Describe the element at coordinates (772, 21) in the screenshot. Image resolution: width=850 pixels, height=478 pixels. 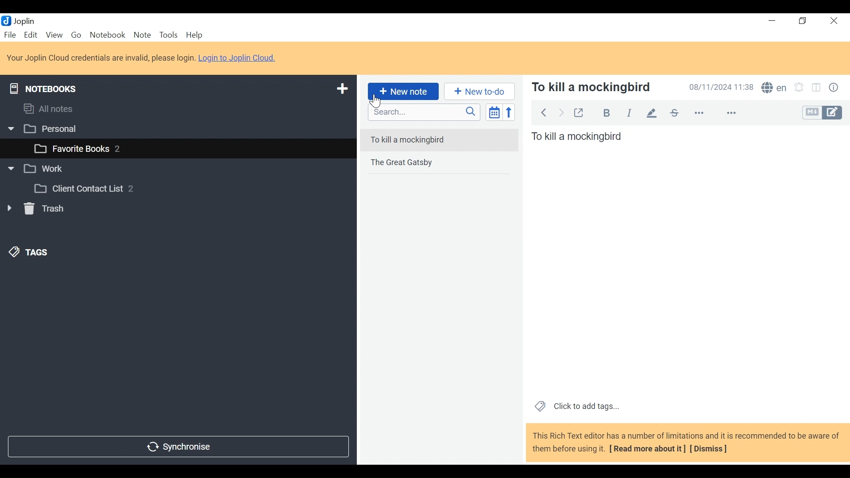
I see `minimize` at that location.